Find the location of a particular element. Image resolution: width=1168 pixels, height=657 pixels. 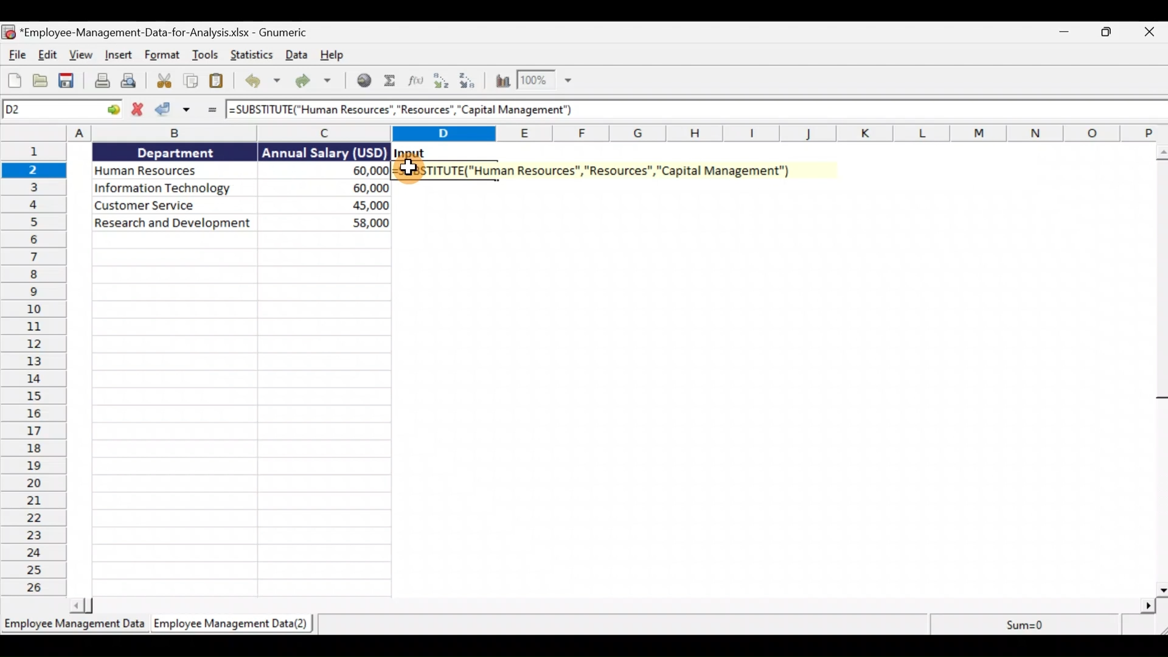

Create a new workbook is located at coordinates (11, 79).